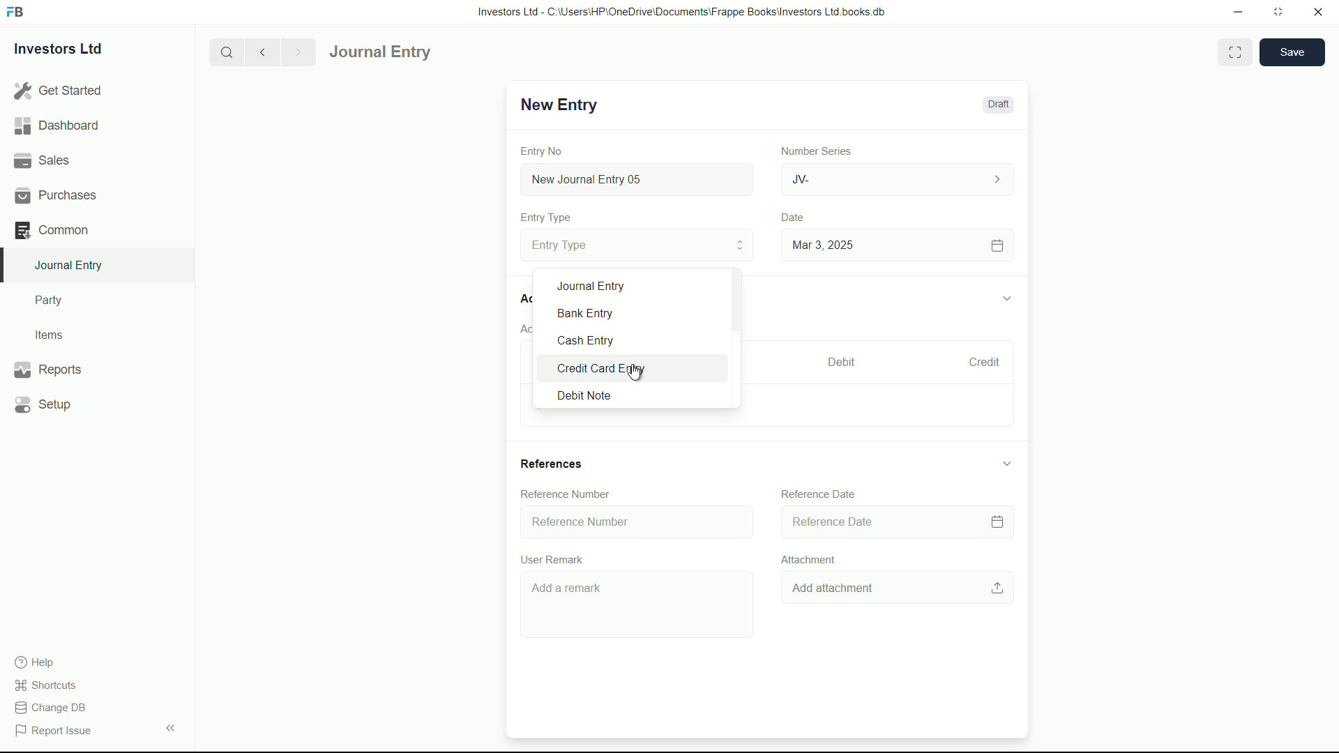  Describe the element at coordinates (601, 396) in the screenshot. I see `Debit Note` at that location.